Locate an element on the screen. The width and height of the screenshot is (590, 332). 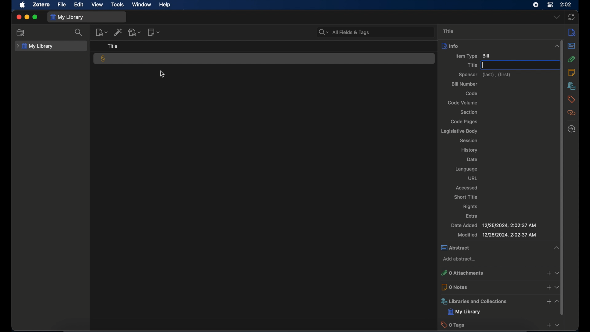
abstract is located at coordinates (571, 45).